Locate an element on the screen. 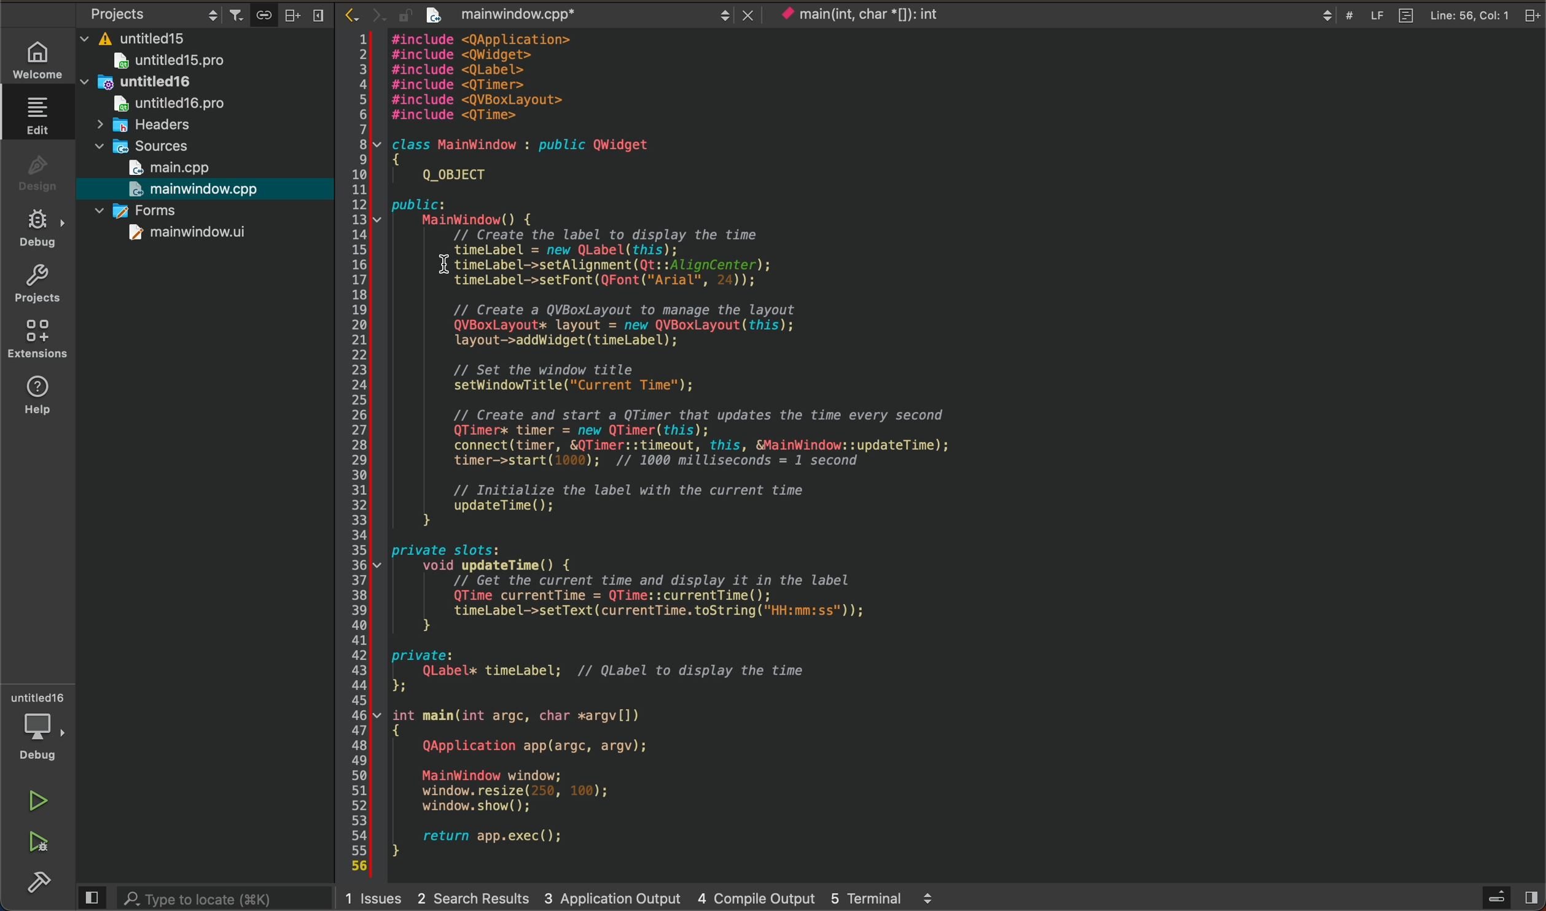 This screenshot has height=911, width=1546. mainwindow.cpp is located at coordinates (591, 15).